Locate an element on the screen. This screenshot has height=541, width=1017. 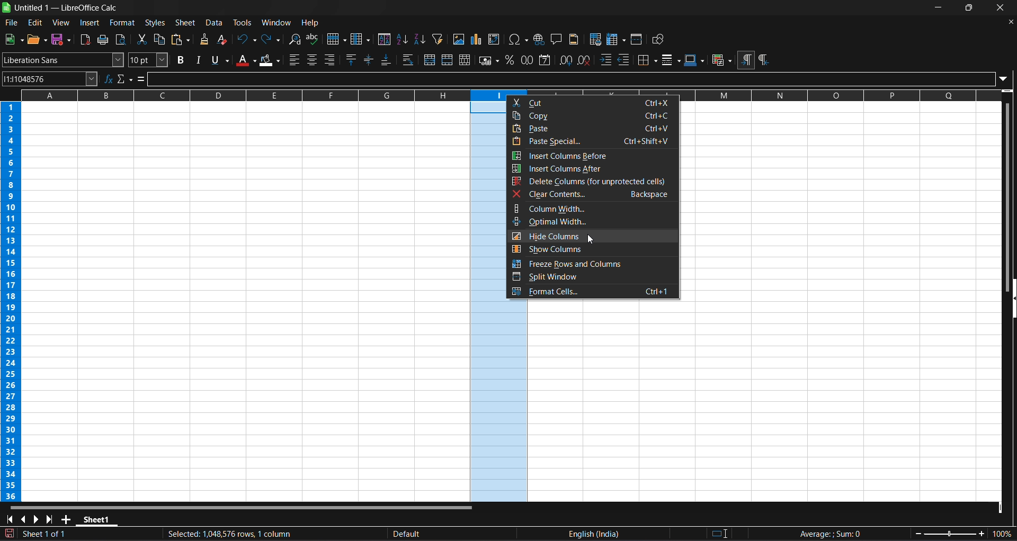
insert hyperlink is located at coordinates (540, 39).